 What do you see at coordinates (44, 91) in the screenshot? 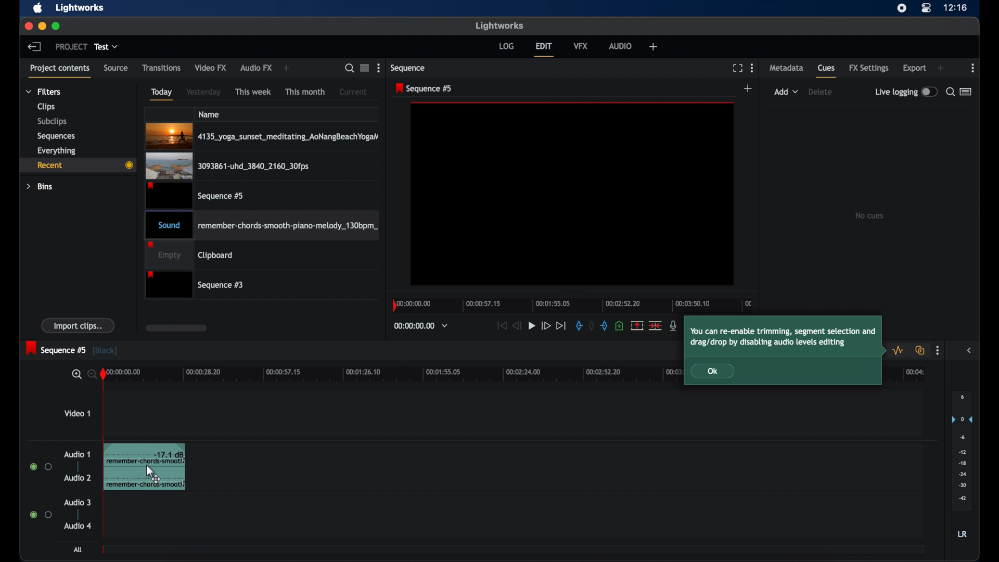
I see `filters` at bounding box center [44, 91].